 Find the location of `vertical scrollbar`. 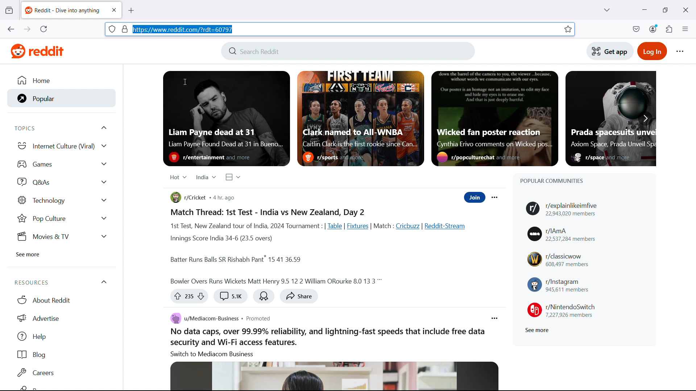

vertical scrollbar is located at coordinates (695, 89).